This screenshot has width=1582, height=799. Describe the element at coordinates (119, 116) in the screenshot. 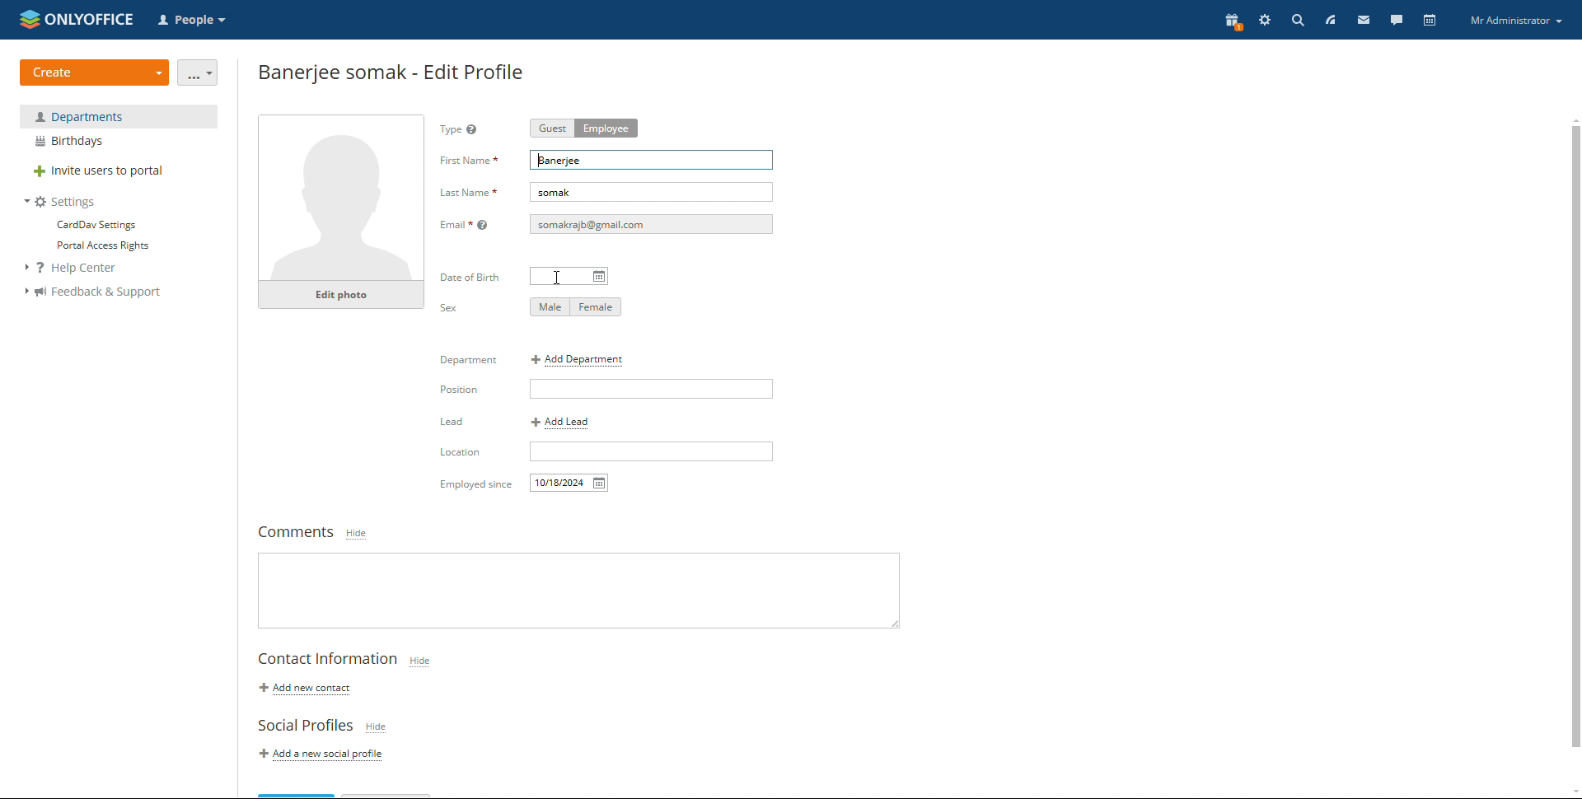

I see `department` at that location.